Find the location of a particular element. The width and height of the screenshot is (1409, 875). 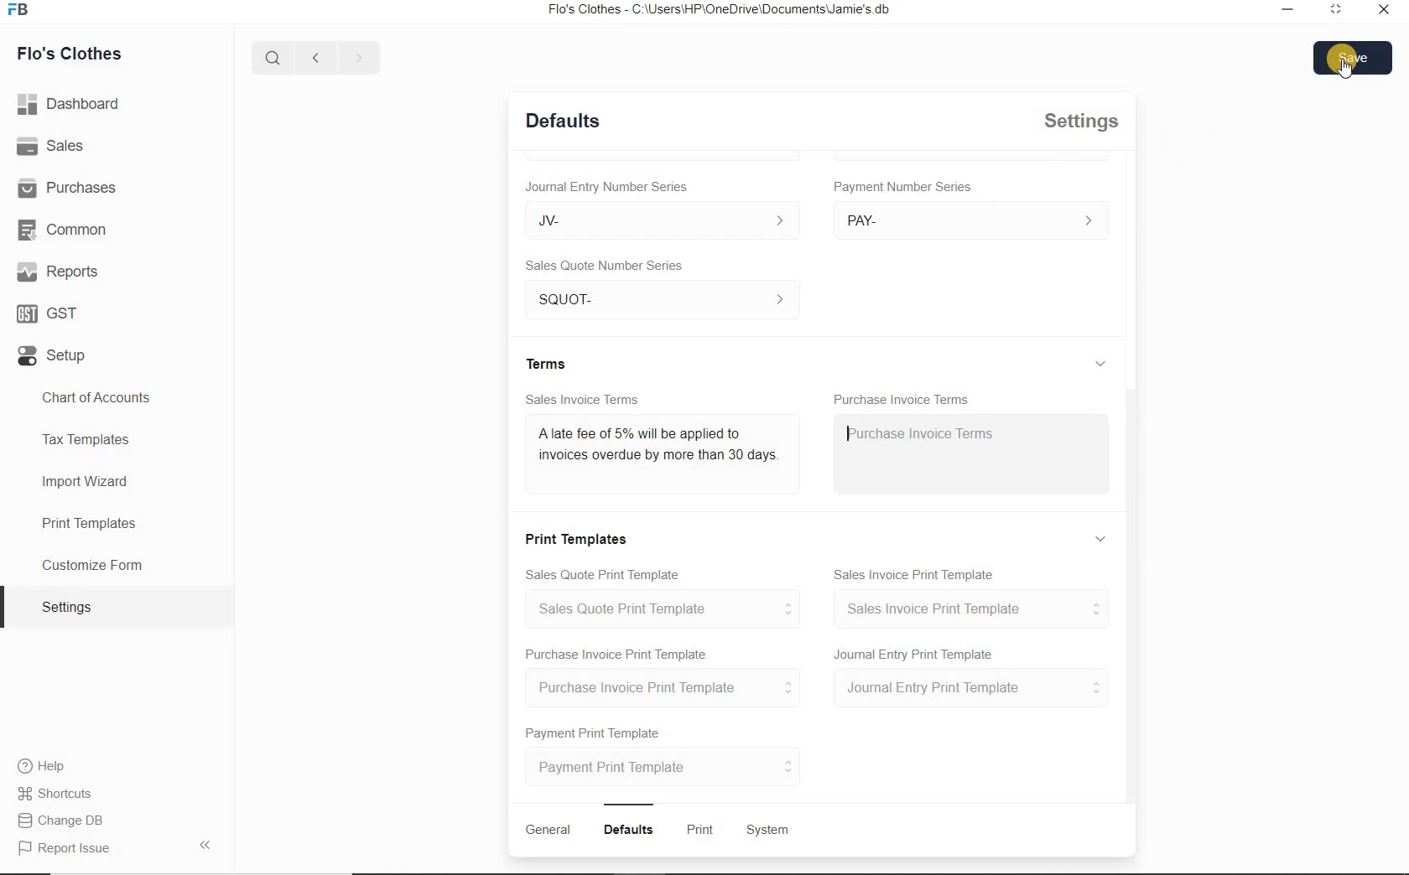

Change DB is located at coordinates (62, 822).